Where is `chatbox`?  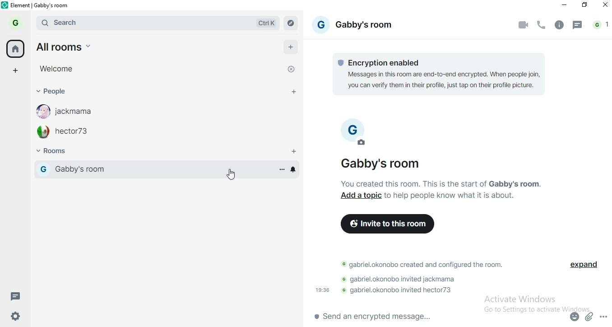 chatbox is located at coordinates (436, 317).